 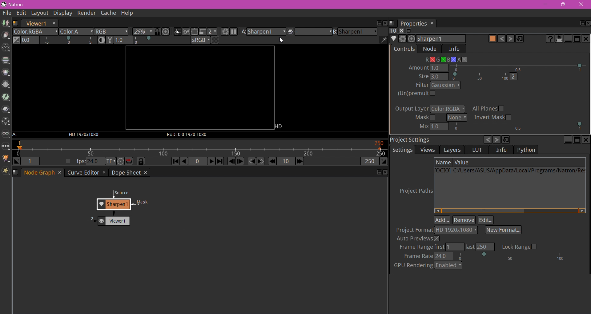 I want to click on Display, so click(x=62, y=13).